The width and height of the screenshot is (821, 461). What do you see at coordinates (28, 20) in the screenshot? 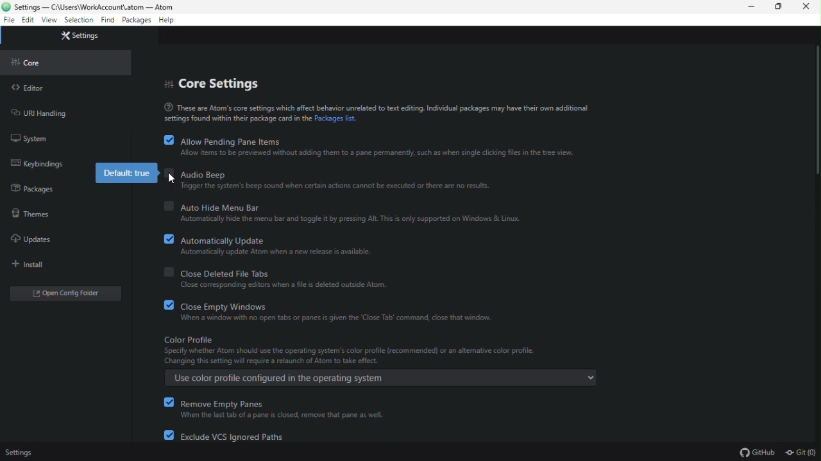
I see `edit` at bounding box center [28, 20].